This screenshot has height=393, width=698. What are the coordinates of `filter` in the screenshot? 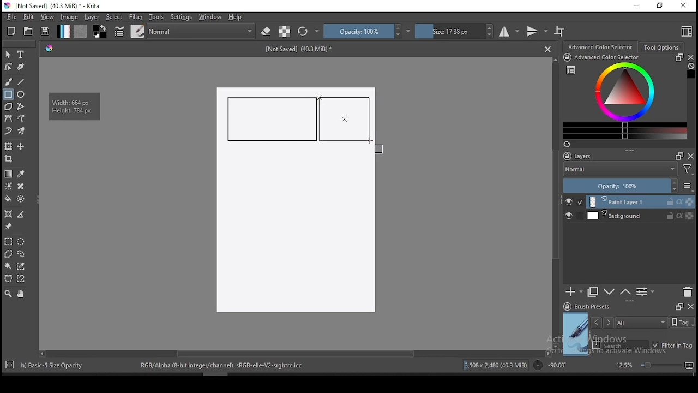 It's located at (135, 17).